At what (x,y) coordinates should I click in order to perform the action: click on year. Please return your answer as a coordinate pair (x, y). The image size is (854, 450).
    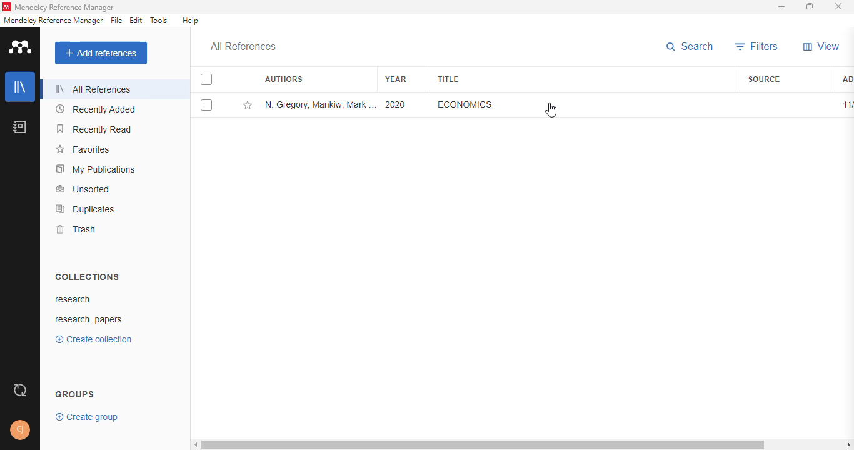
    Looking at the image, I should click on (400, 78).